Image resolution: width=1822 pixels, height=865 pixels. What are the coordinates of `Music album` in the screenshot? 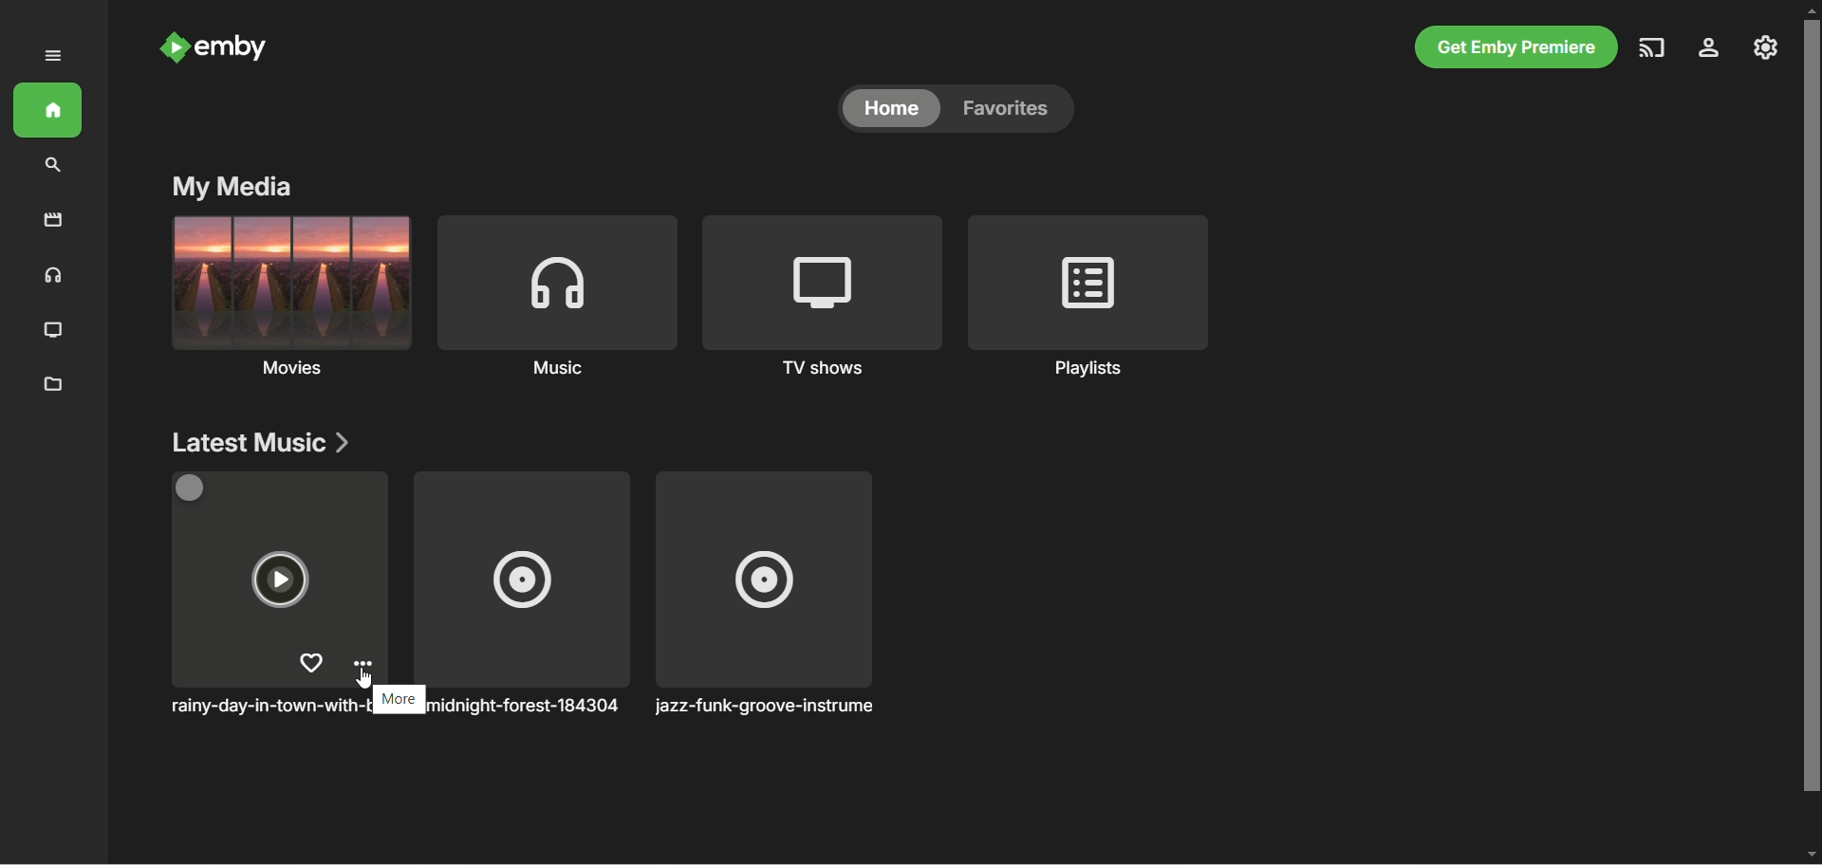 It's located at (227, 666).